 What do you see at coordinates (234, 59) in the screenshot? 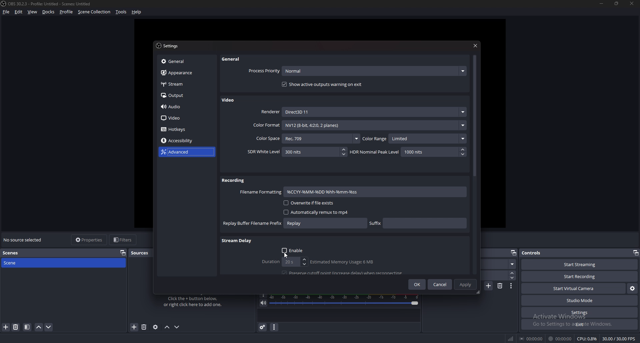
I see `general` at bounding box center [234, 59].